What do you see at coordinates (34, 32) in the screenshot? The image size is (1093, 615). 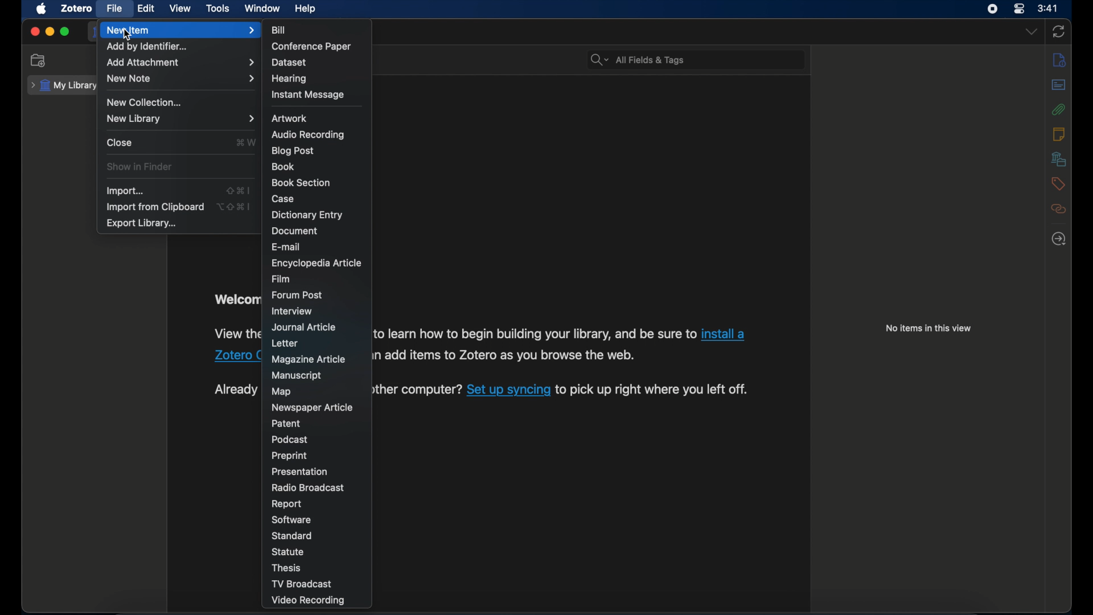 I see `close` at bounding box center [34, 32].